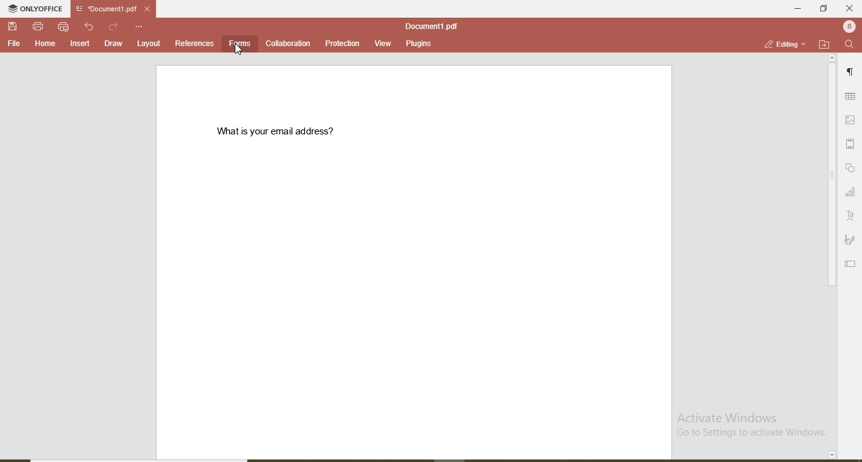 Image resolution: width=862 pixels, height=462 pixels. Describe the element at coordinates (140, 26) in the screenshot. I see `customise quick access toolbar` at that location.